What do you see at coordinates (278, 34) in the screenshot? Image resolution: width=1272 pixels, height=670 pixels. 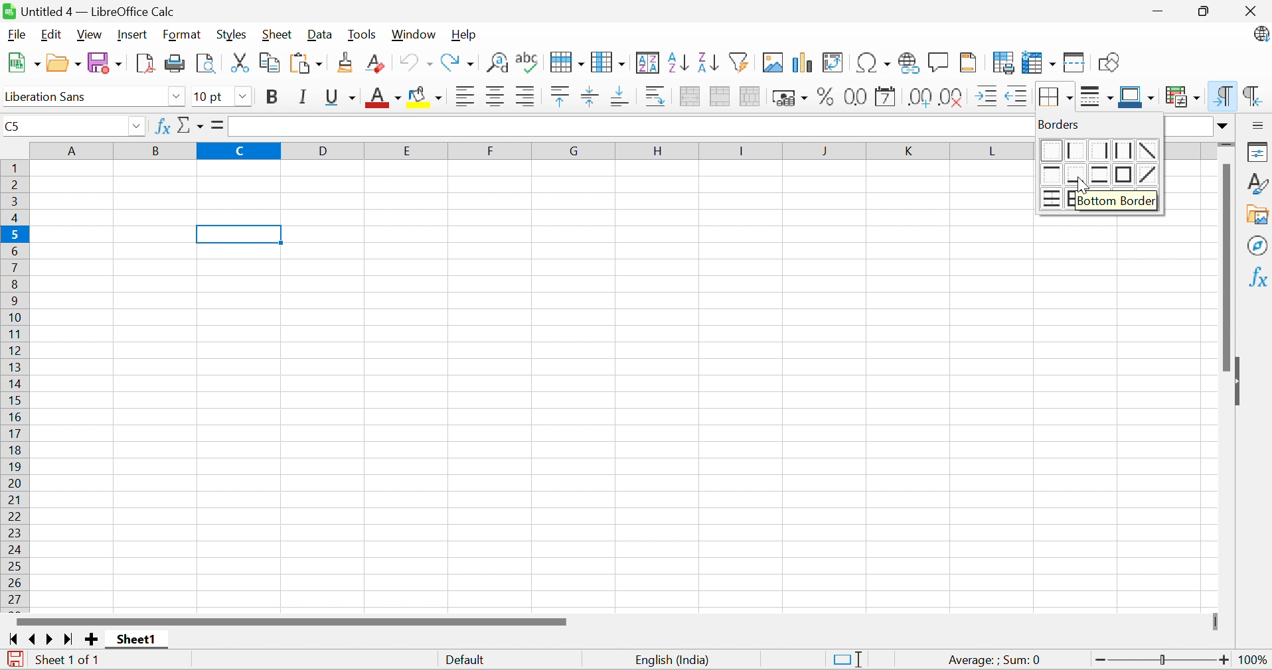 I see `Sheet` at bounding box center [278, 34].